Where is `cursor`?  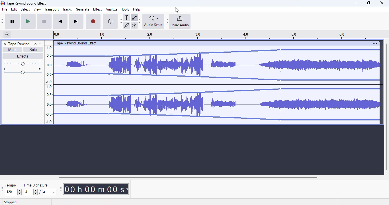 cursor is located at coordinates (177, 11).